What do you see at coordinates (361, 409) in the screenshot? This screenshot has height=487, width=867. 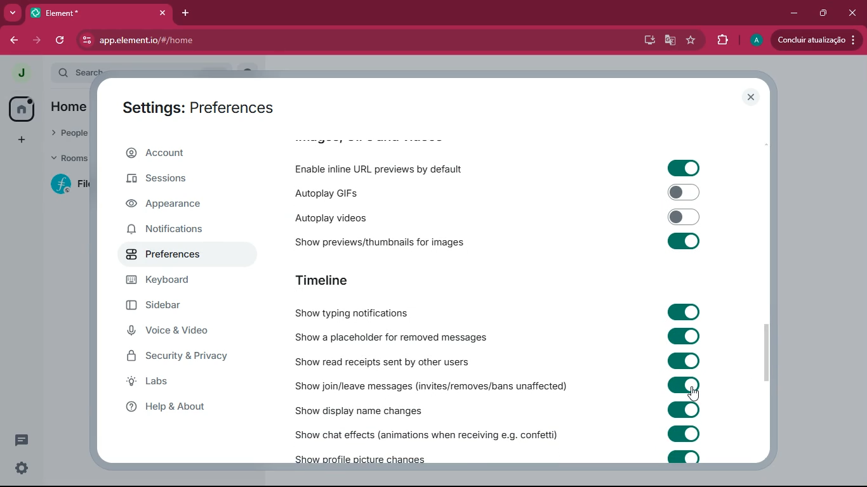 I see `show display name changes` at bounding box center [361, 409].